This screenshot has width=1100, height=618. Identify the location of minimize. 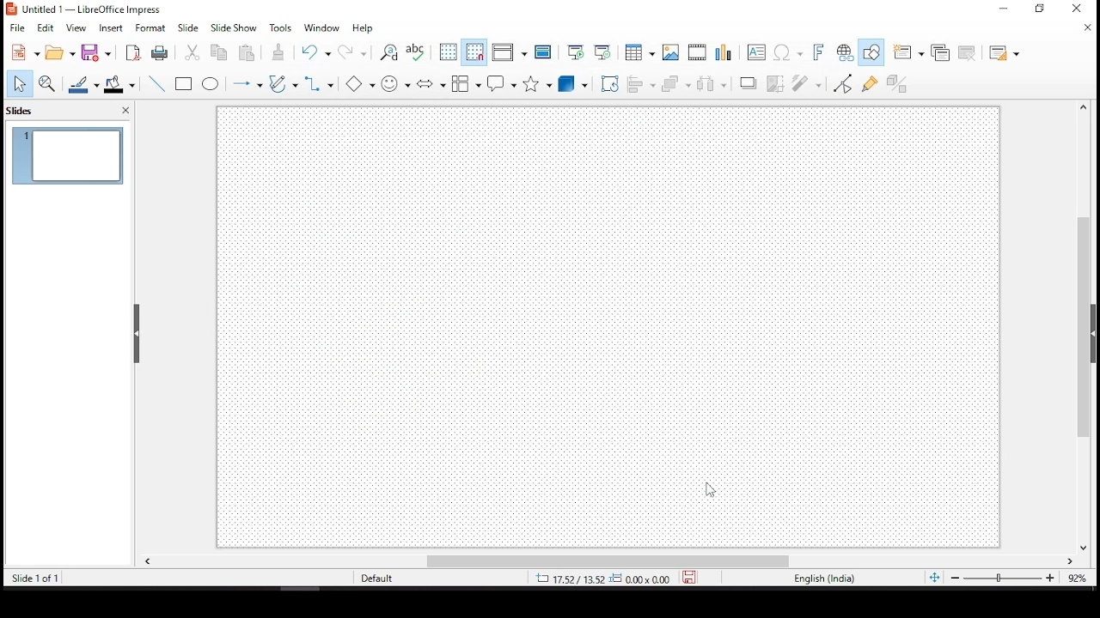
(1004, 8).